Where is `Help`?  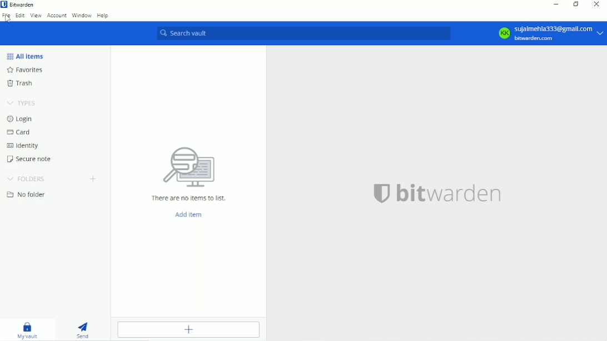
Help is located at coordinates (103, 15).